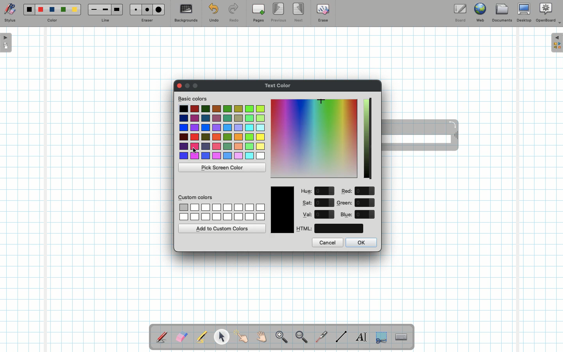 This screenshot has height=352, width=563. What do you see at coordinates (201, 338) in the screenshot?
I see `Highlighter` at bounding box center [201, 338].